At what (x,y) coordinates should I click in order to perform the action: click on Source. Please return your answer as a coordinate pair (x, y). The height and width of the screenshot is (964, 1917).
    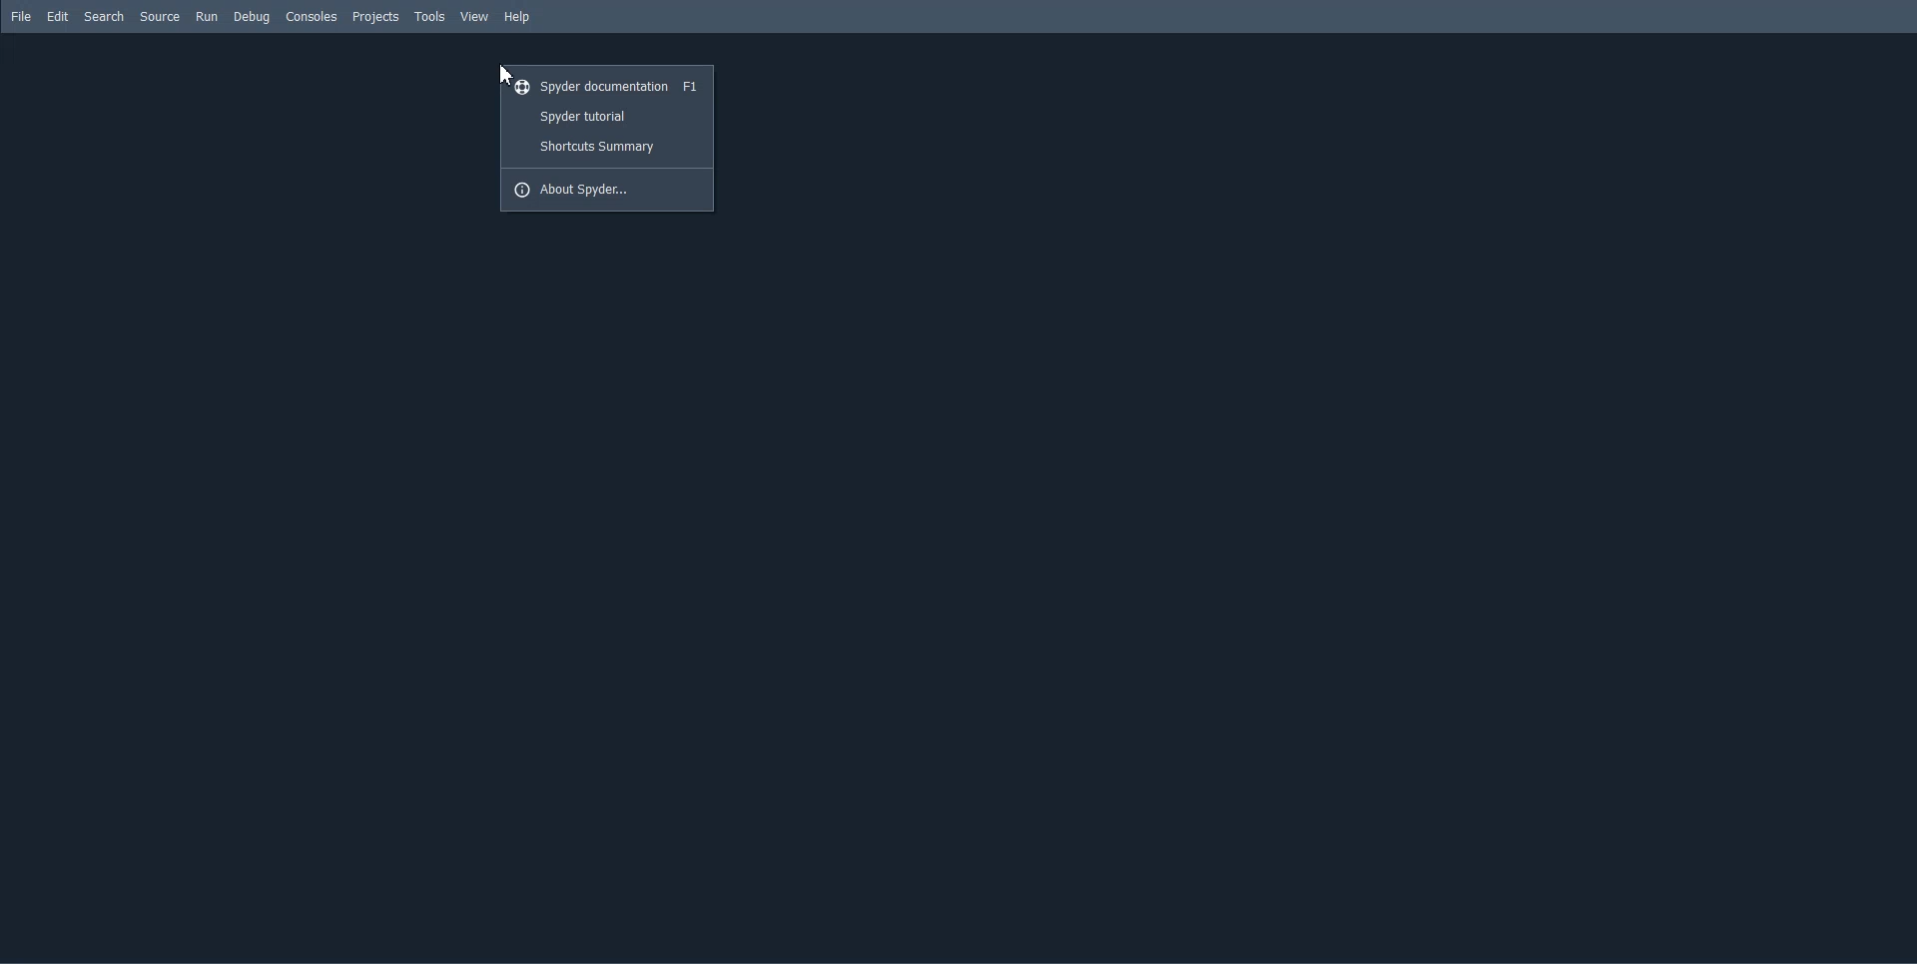
    Looking at the image, I should click on (159, 16).